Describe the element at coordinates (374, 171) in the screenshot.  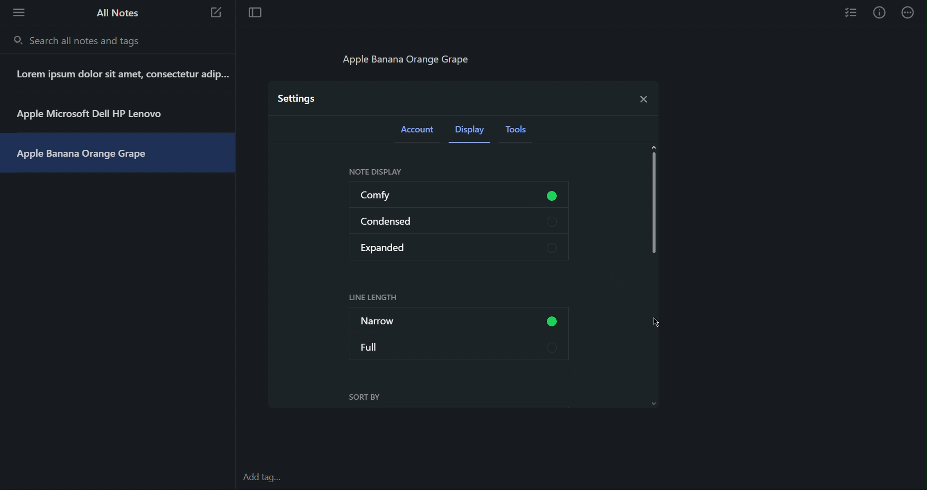
I see `Note Display` at that location.